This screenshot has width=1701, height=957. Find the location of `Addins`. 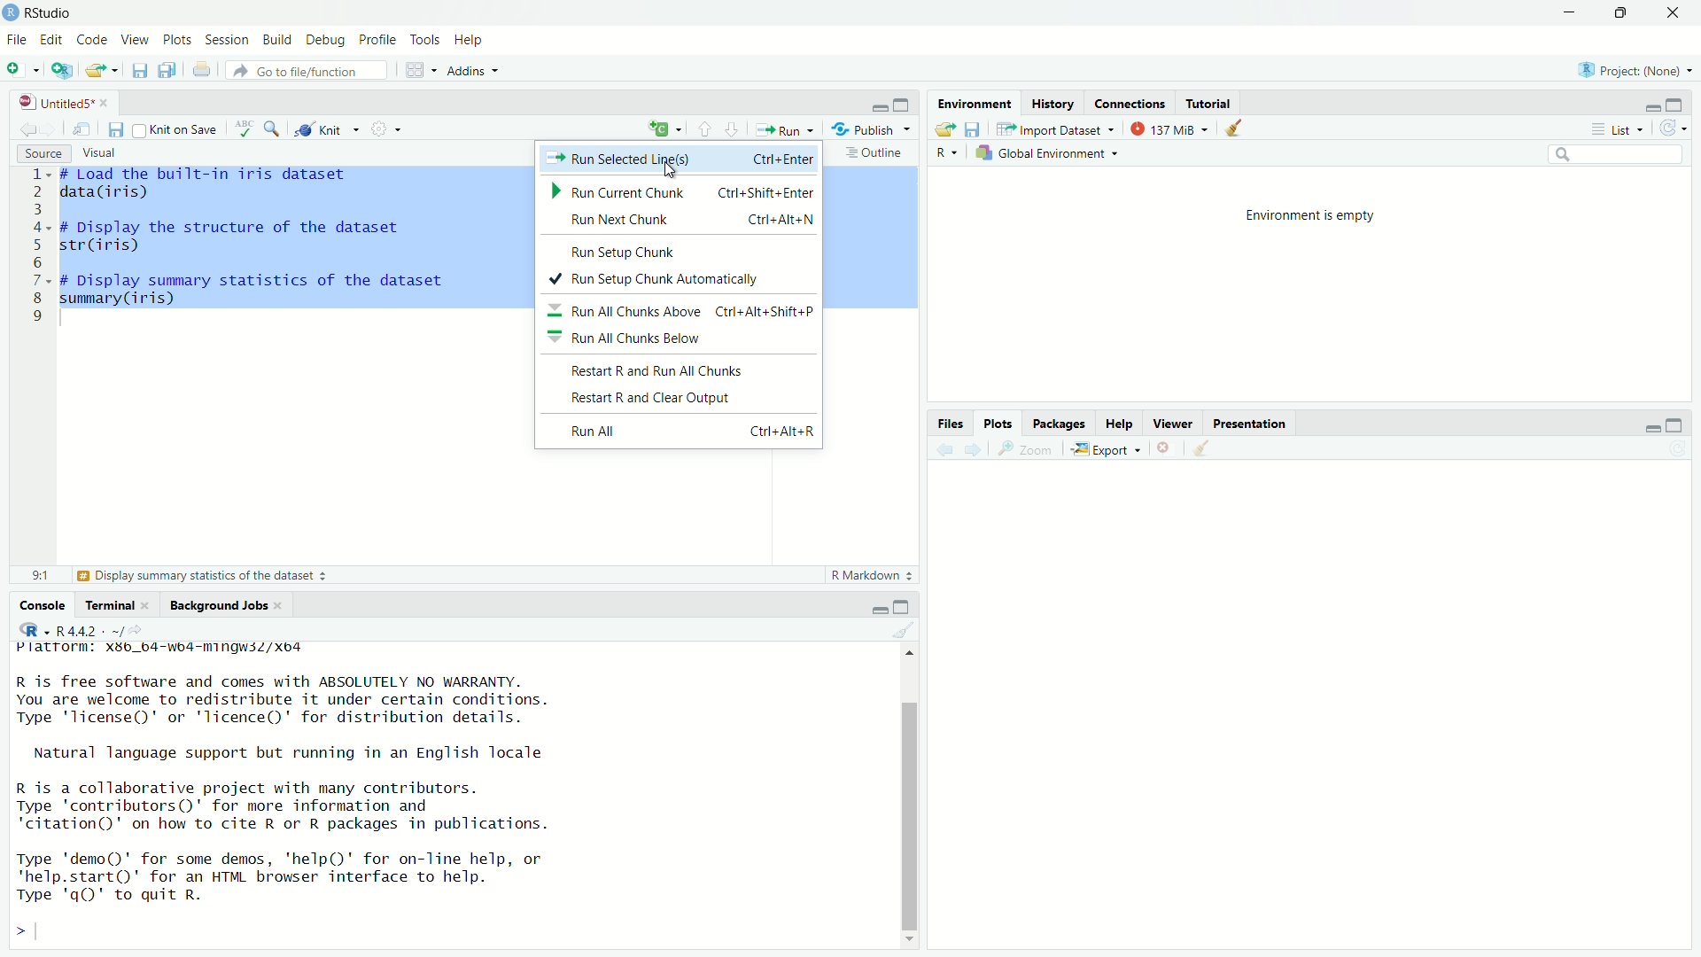

Addins is located at coordinates (473, 72).